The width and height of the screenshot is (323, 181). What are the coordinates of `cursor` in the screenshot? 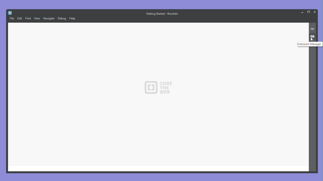 It's located at (313, 40).